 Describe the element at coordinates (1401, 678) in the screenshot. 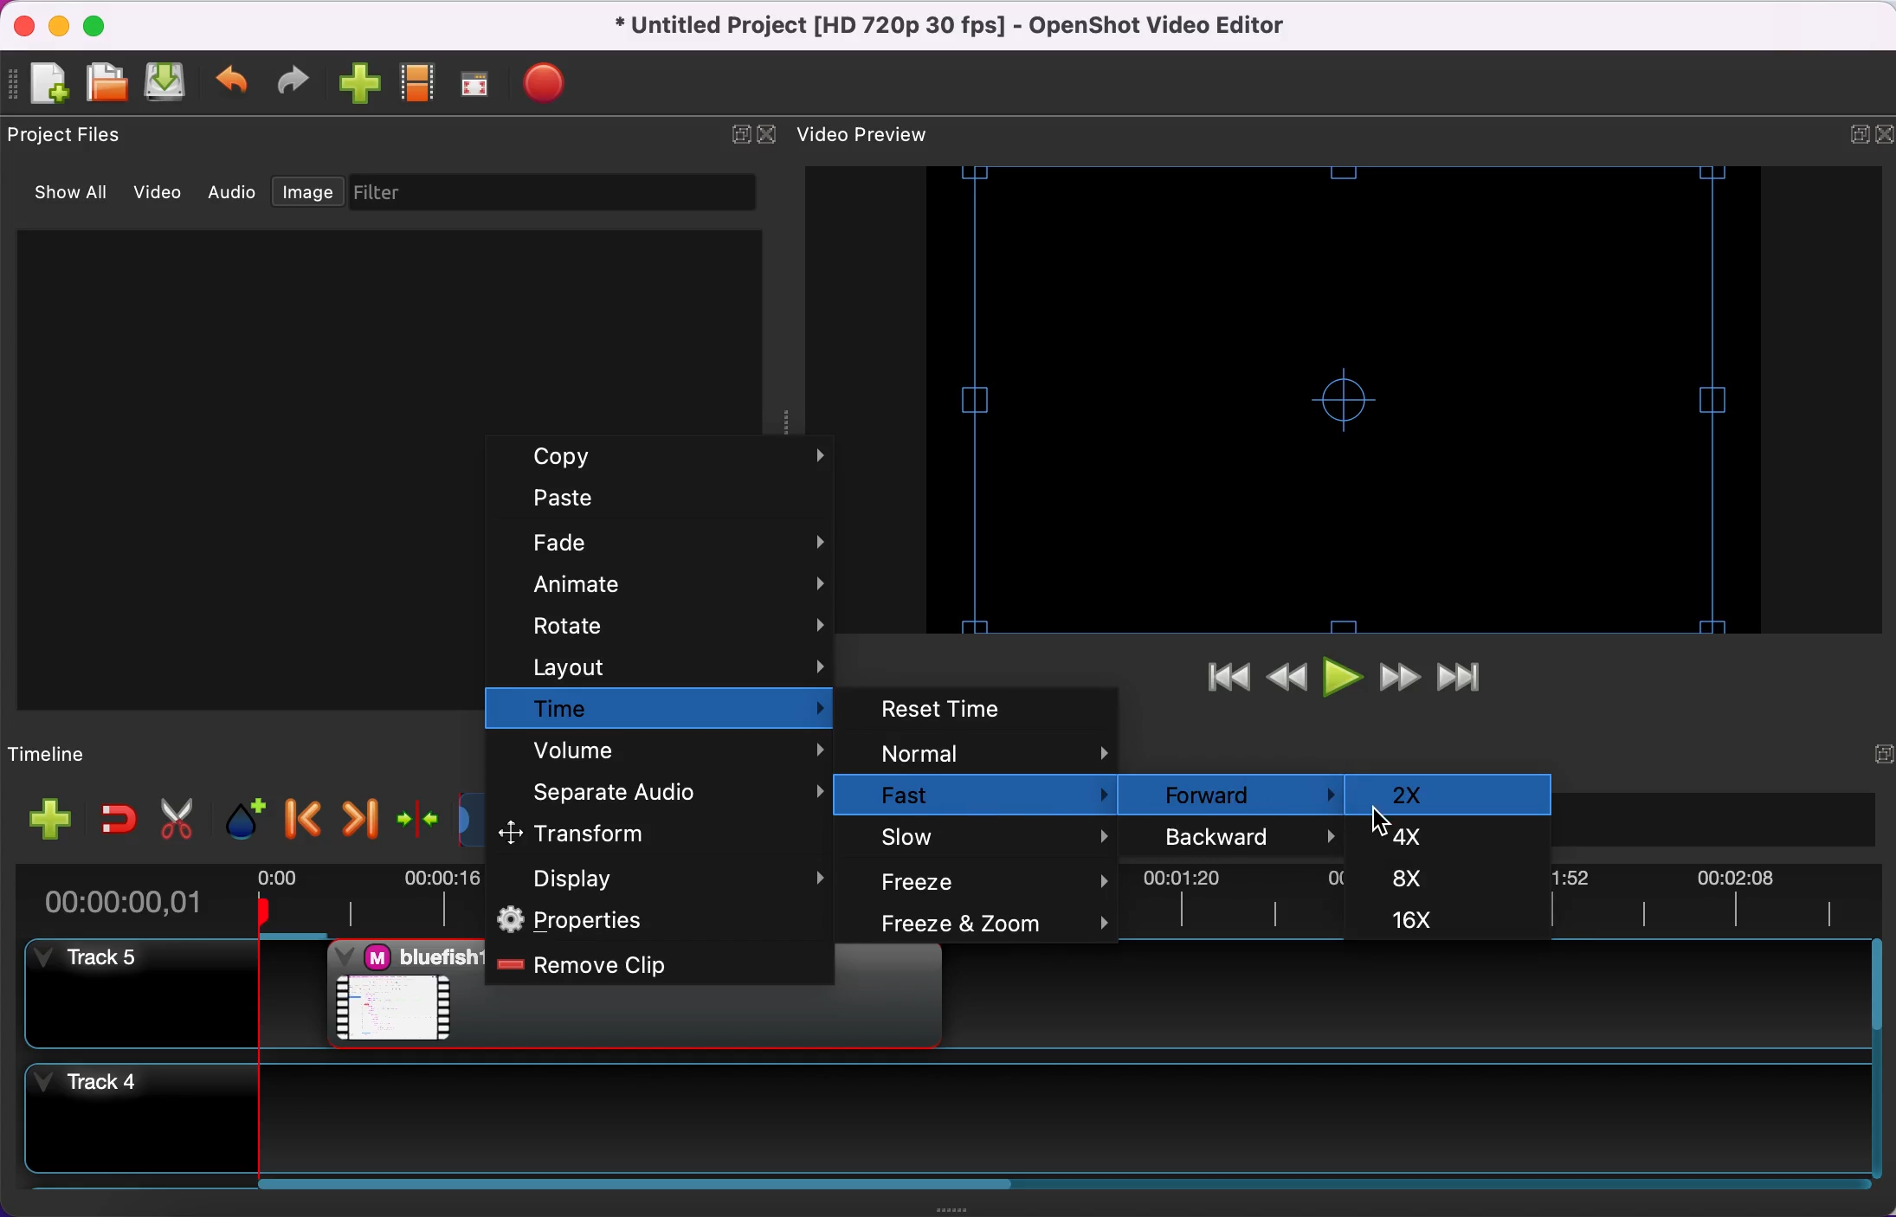

I see `fast forward` at that location.